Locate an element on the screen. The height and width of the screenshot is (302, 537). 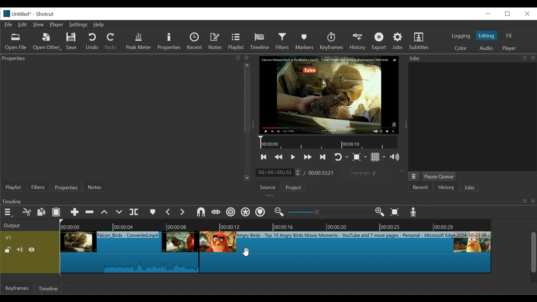
Open File is located at coordinates (16, 42).